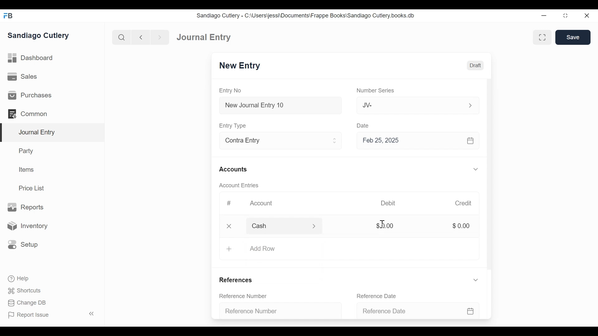  What do you see at coordinates (241, 66) in the screenshot?
I see `New Entry` at bounding box center [241, 66].